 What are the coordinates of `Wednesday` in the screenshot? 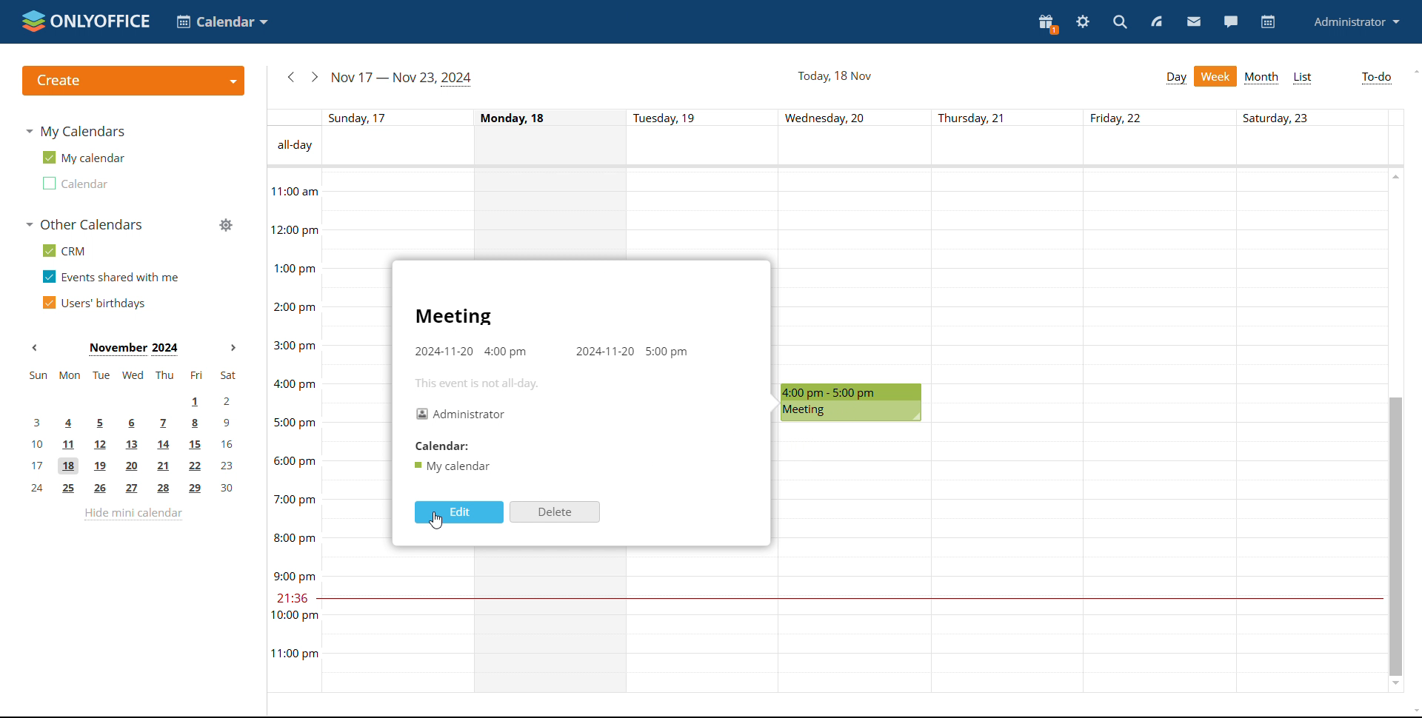 It's located at (853, 275).